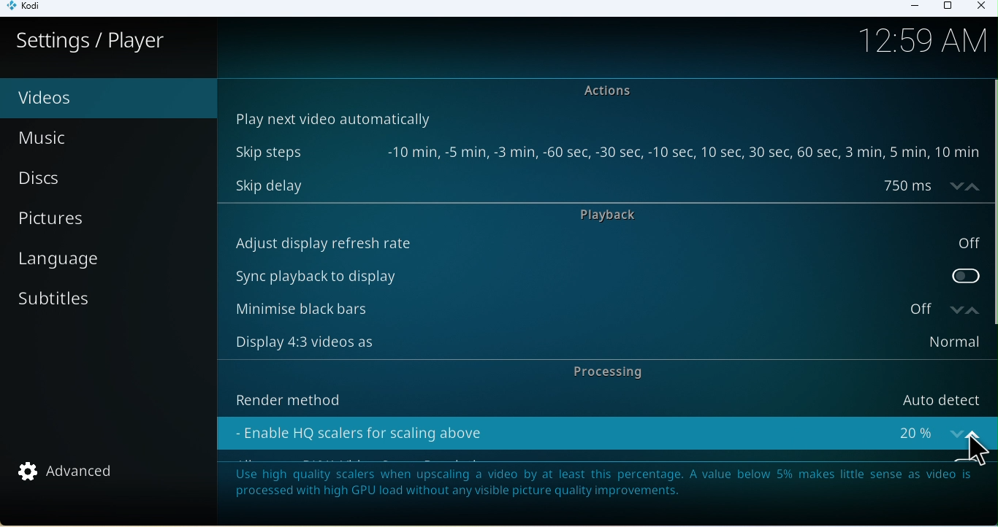  I want to click on Pictures, so click(111, 218).